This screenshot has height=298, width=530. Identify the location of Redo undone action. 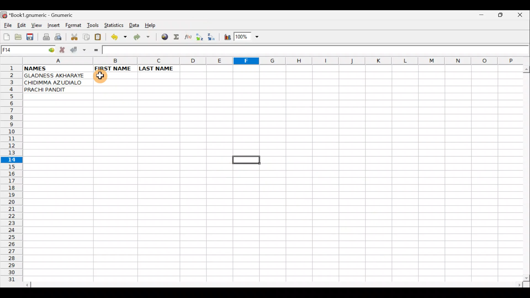
(143, 38).